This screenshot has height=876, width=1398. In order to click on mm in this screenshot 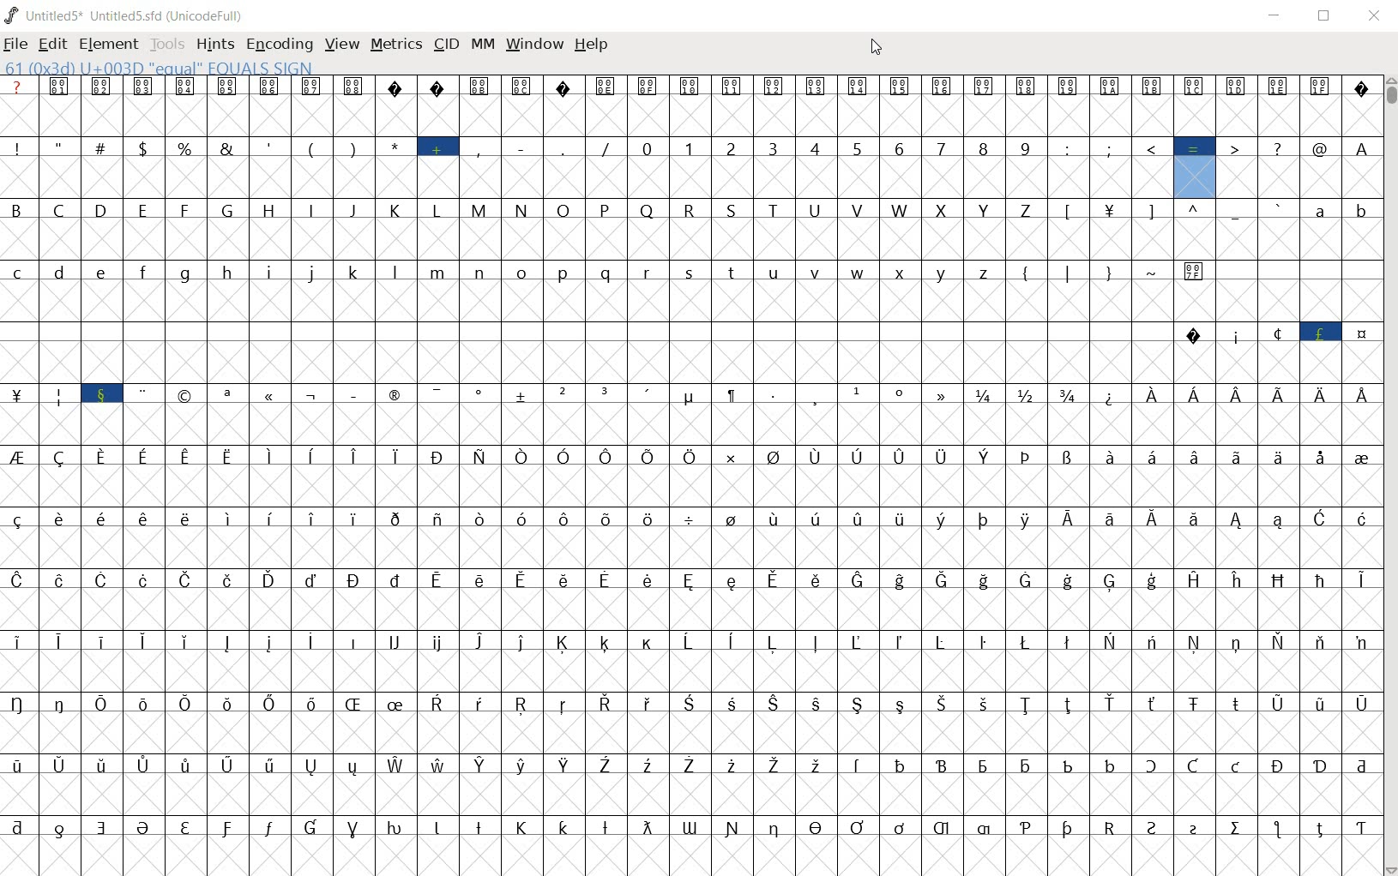, I will do `click(482, 45)`.